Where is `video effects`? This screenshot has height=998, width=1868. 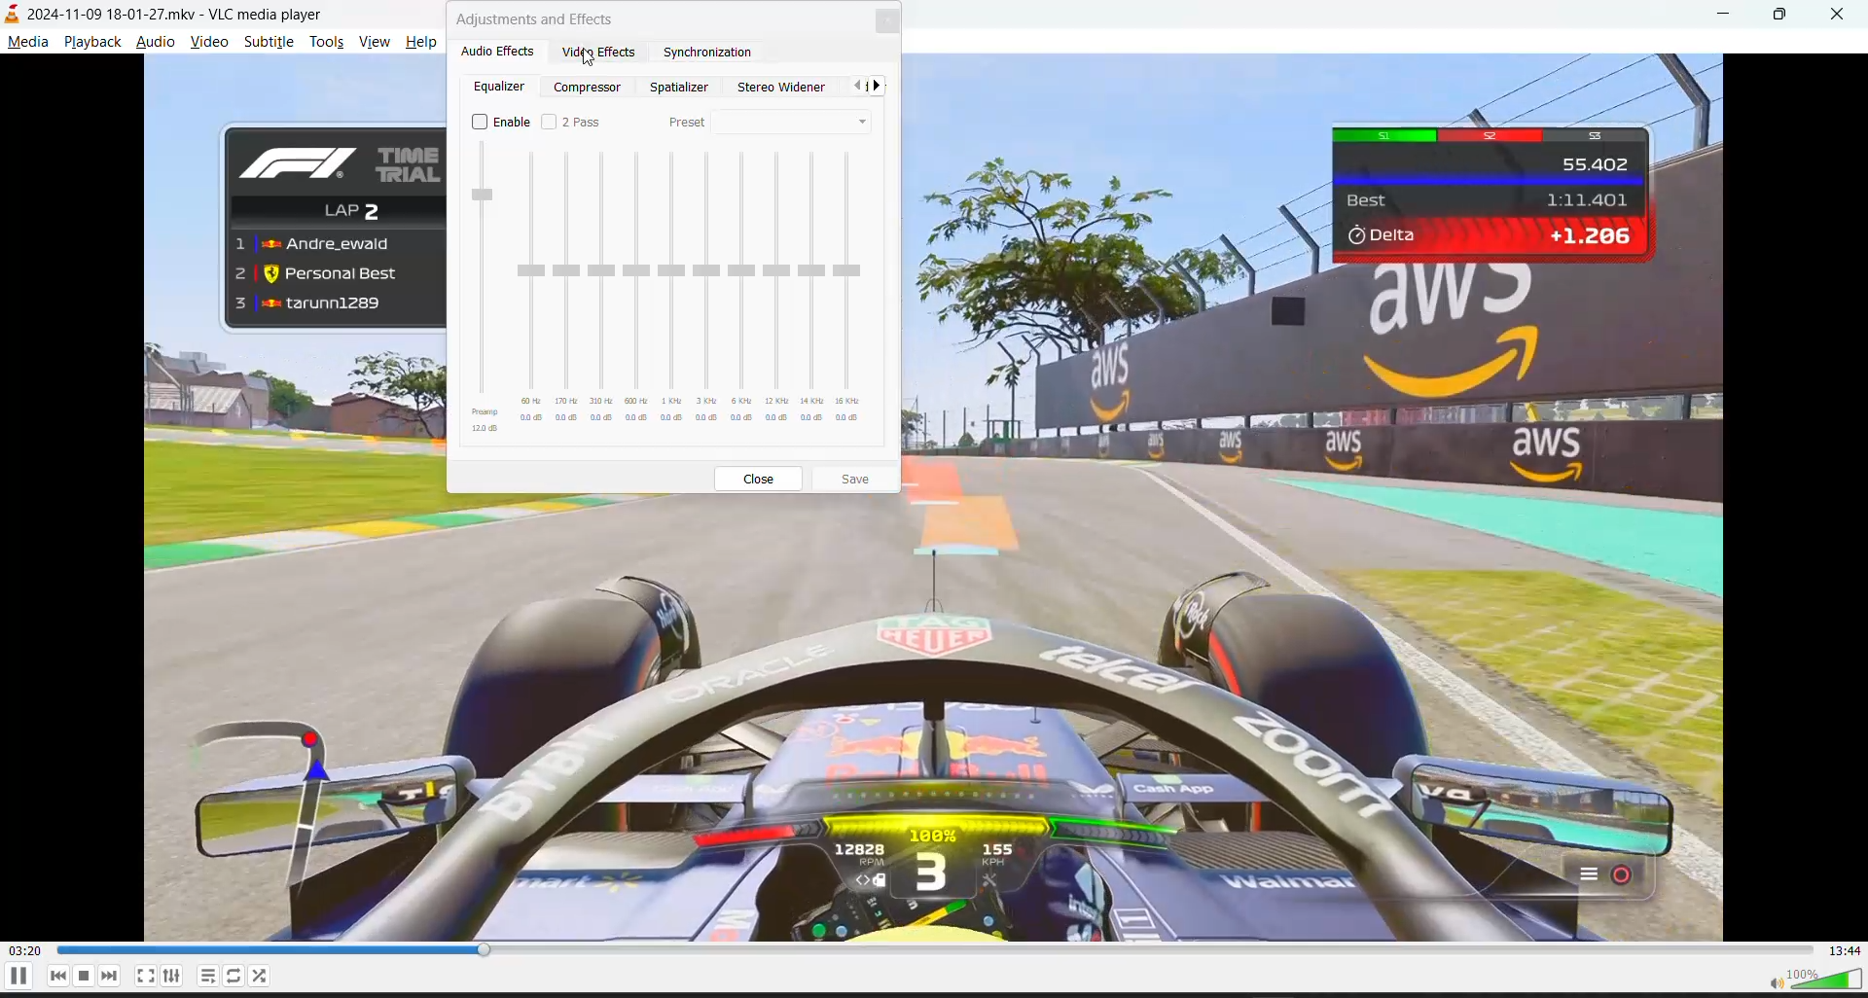
video effects is located at coordinates (601, 54).